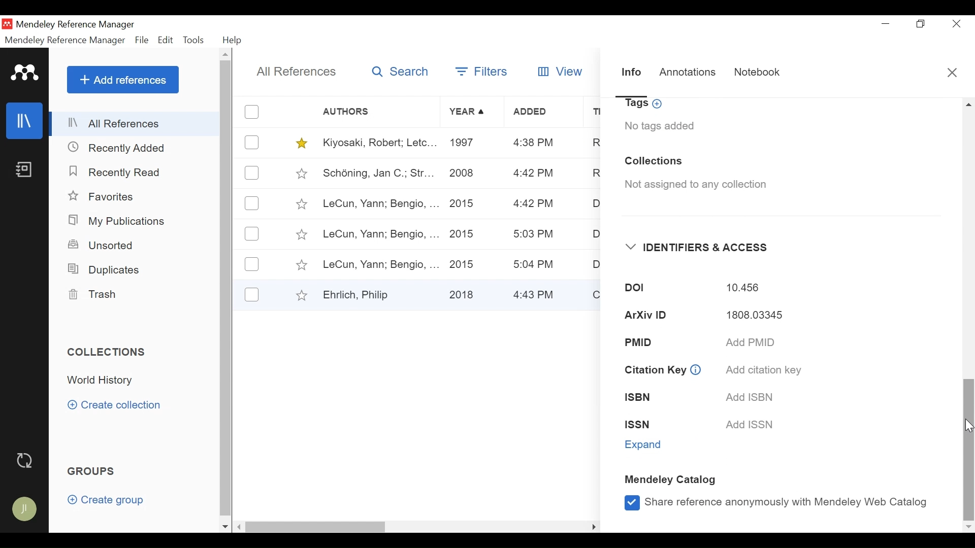 The image size is (975, 548). What do you see at coordinates (232, 40) in the screenshot?
I see `Help` at bounding box center [232, 40].